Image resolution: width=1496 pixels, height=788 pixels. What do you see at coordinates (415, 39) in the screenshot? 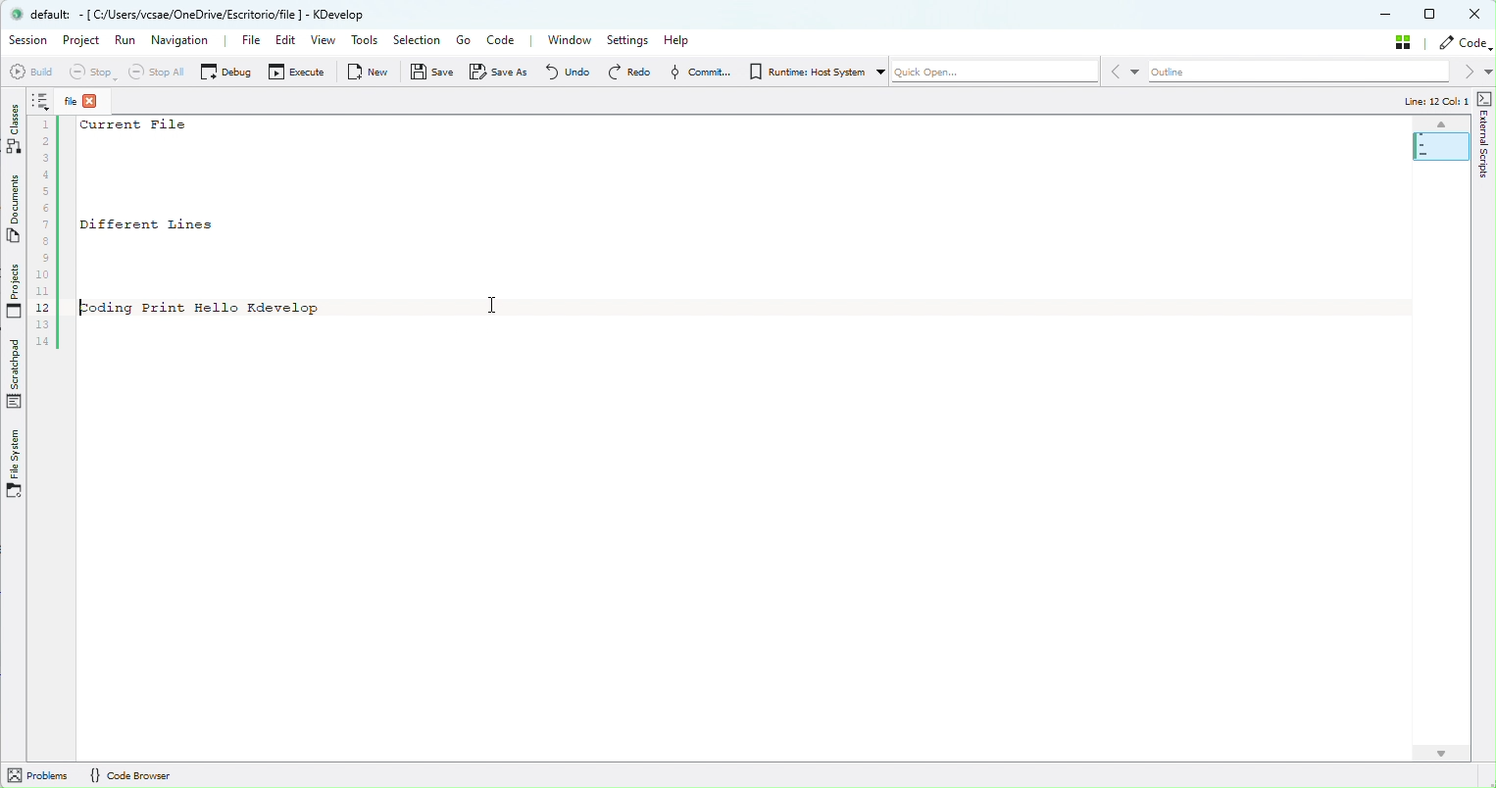
I see `Selection` at bounding box center [415, 39].